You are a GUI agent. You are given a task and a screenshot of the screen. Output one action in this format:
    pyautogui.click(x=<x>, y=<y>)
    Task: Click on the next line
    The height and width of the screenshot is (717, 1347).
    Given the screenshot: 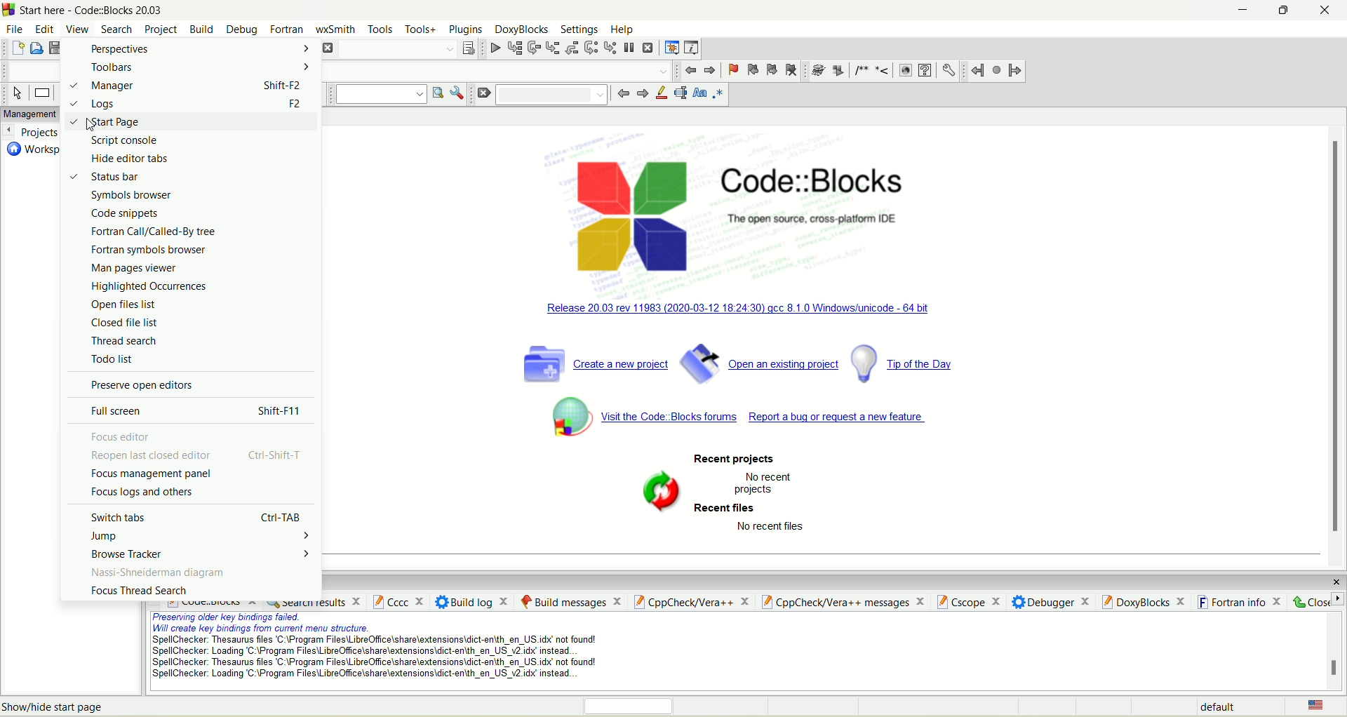 What is the action you would take?
    pyautogui.click(x=534, y=48)
    